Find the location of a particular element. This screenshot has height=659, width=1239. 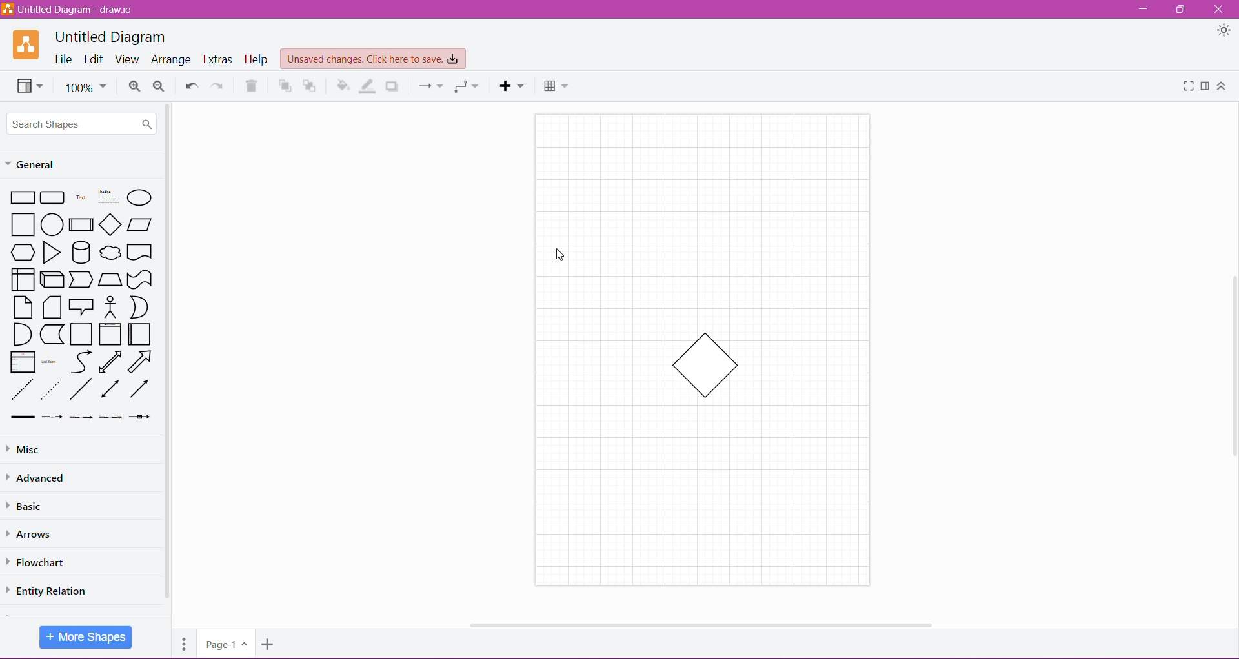

Zoom In is located at coordinates (134, 86).